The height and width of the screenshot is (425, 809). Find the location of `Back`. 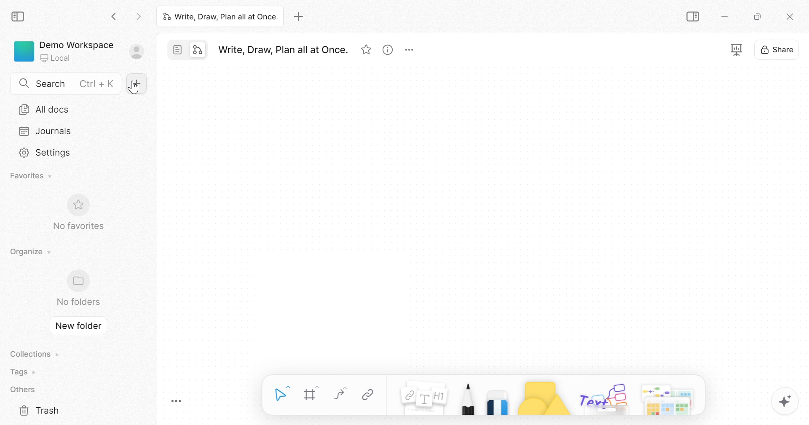

Back is located at coordinates (115, 18).